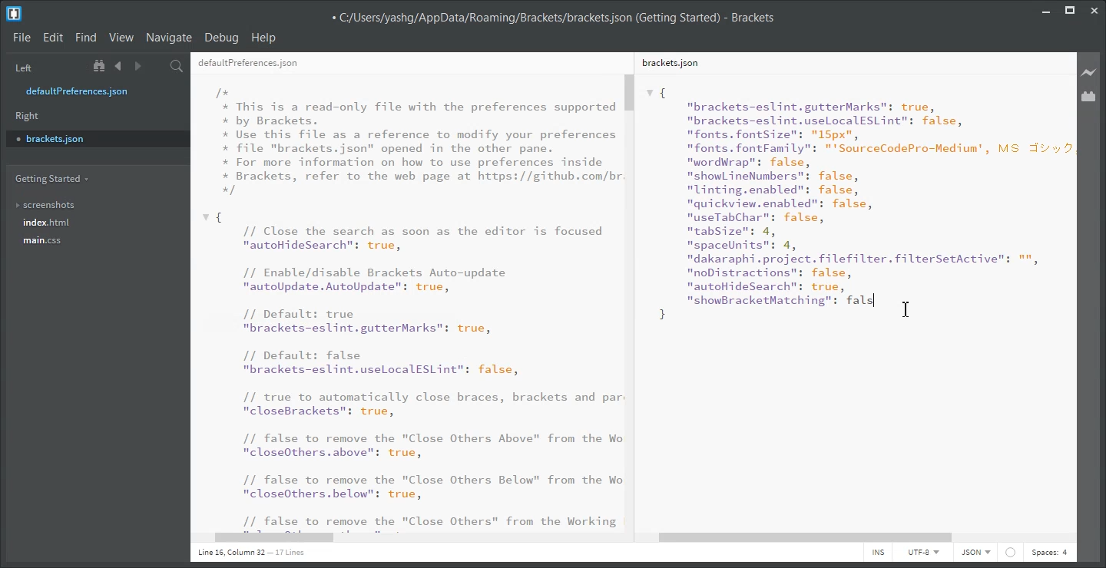  Describe the element at coordinates (46, 202) in the screenshot. I see `screenshots` at that location.